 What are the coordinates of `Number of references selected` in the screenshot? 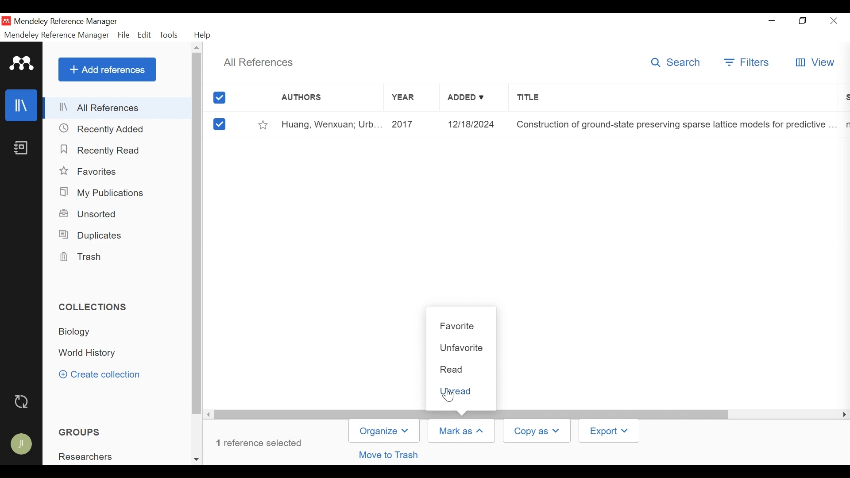 It's located at (258, 442).